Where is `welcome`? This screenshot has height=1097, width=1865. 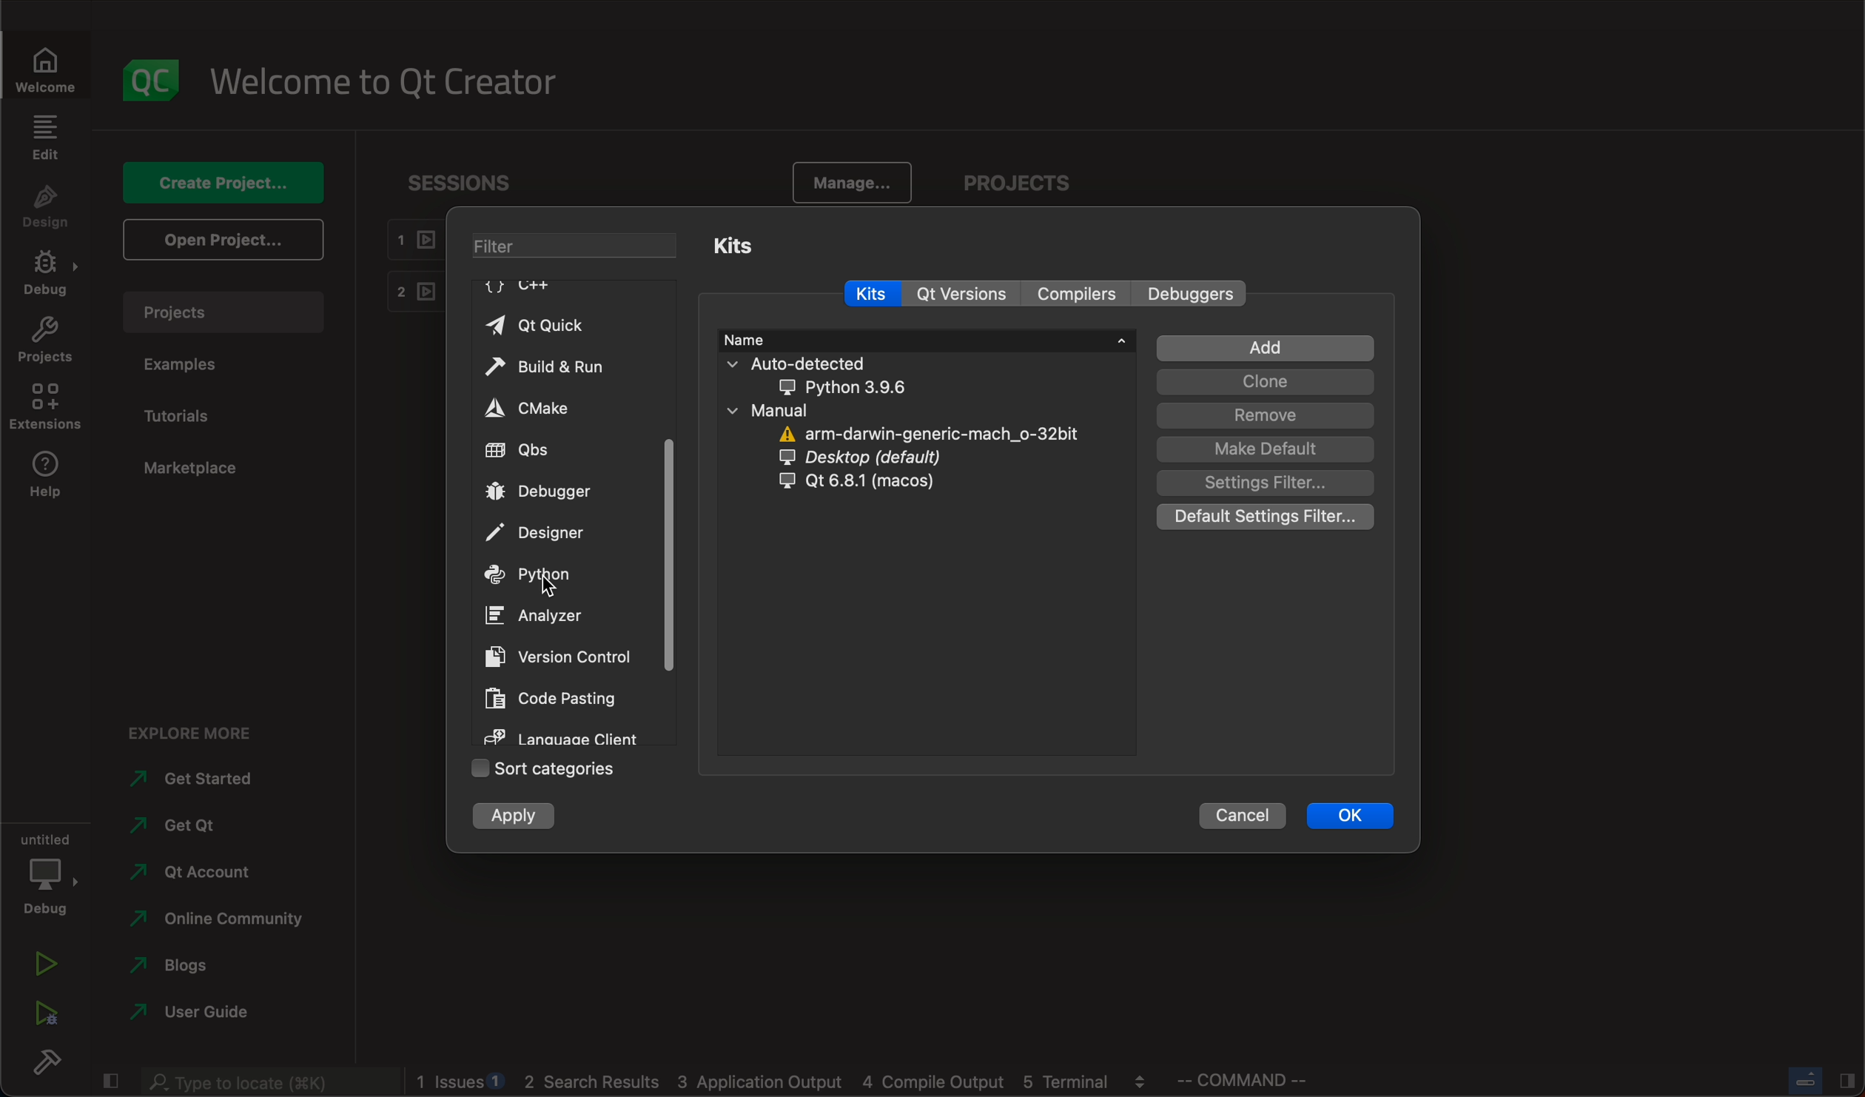 welcome is located at coordinates (43, 67).